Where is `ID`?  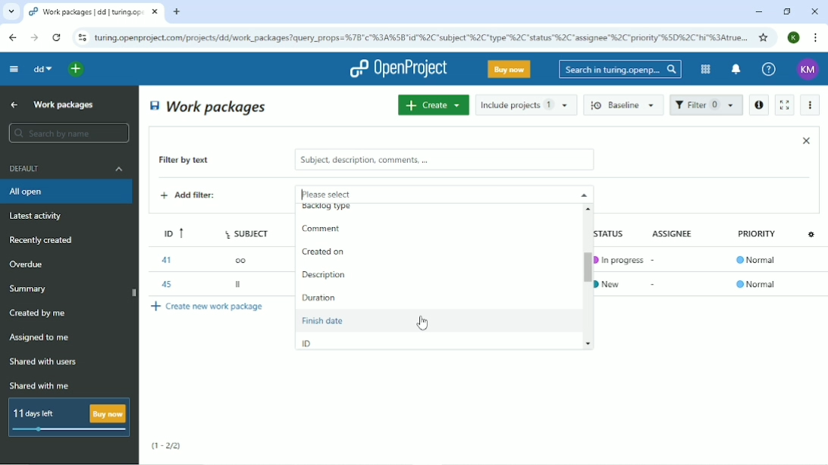
ID is located at coordinates (169, 231).